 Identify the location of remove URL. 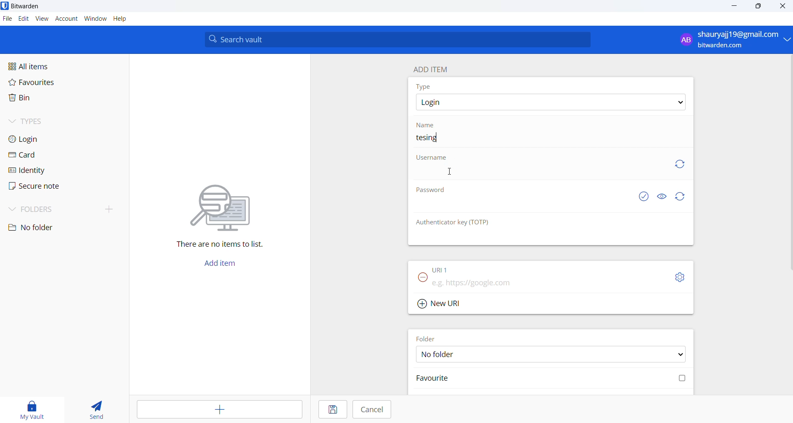
(423, 280).